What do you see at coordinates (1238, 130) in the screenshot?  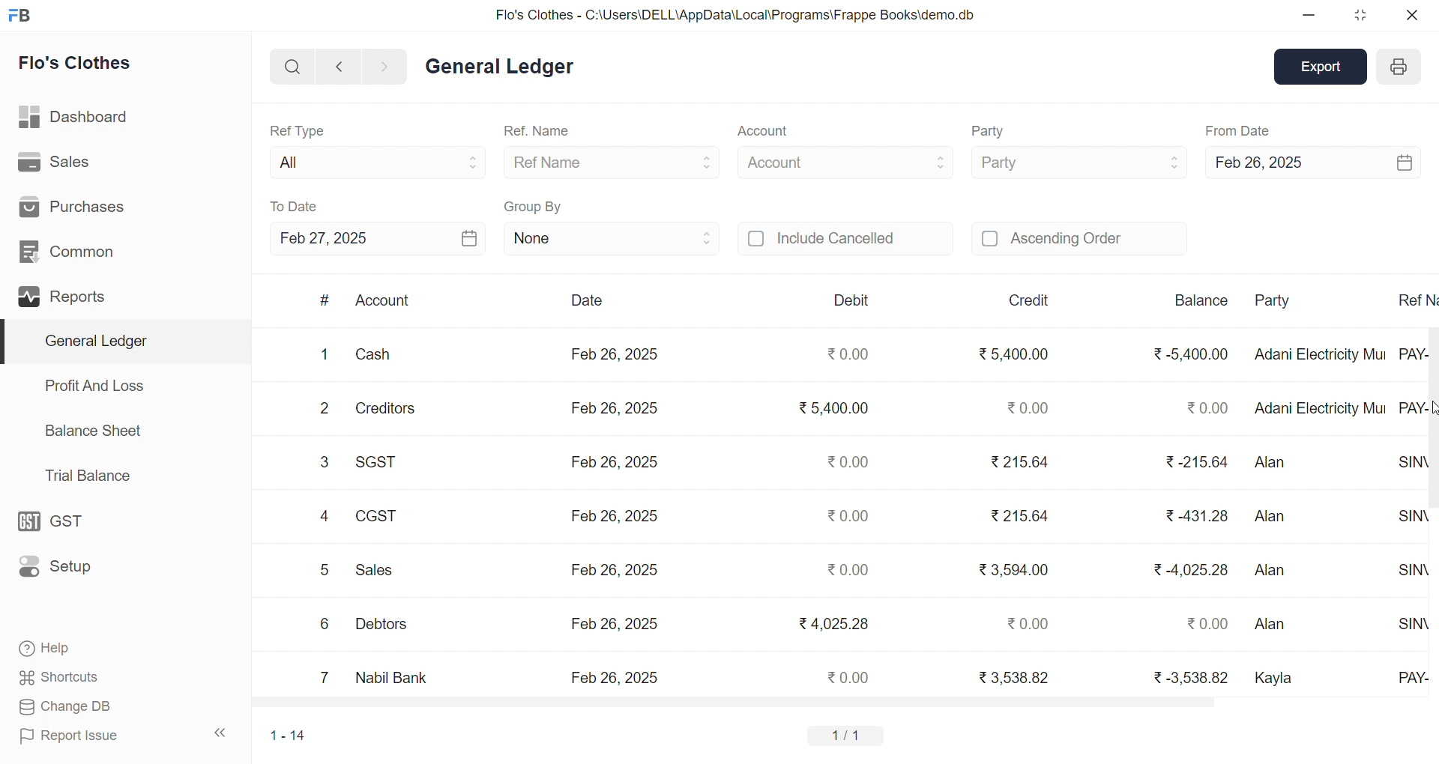 I see `From Date` at bounding box center [1238, 130].